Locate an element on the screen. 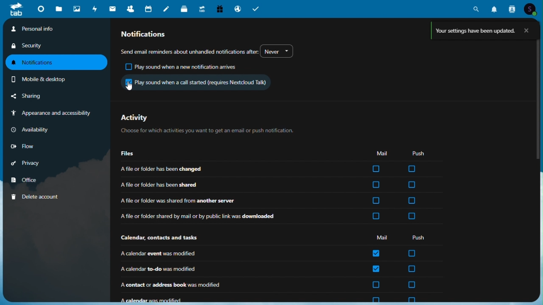 This screenshot has height=305, width=543. A file or folder has been changed  is located at coordinates (226, 169).